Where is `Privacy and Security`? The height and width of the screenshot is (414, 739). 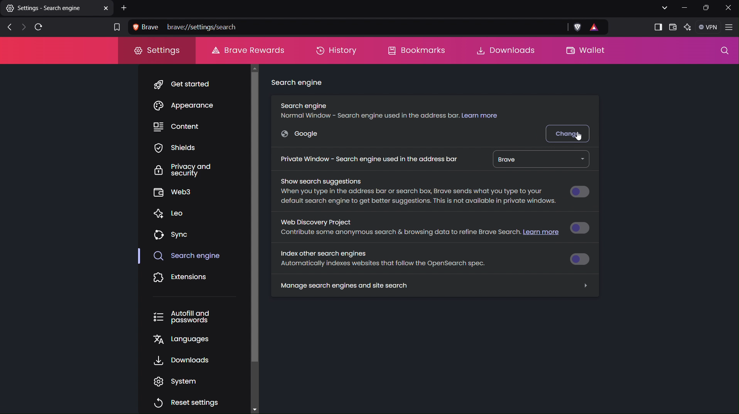
Privacy and Security is located at coordinates (176, 171).